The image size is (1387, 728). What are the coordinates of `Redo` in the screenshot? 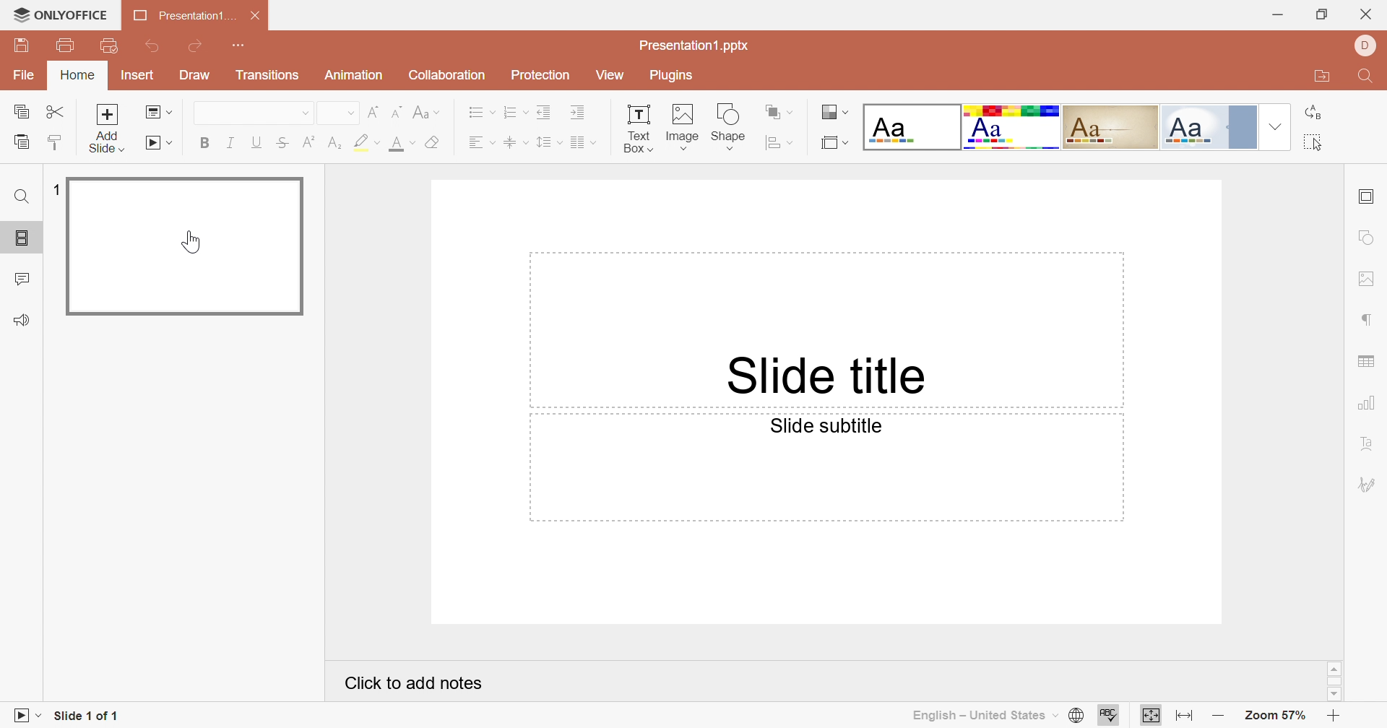 It's located at (199, 45).